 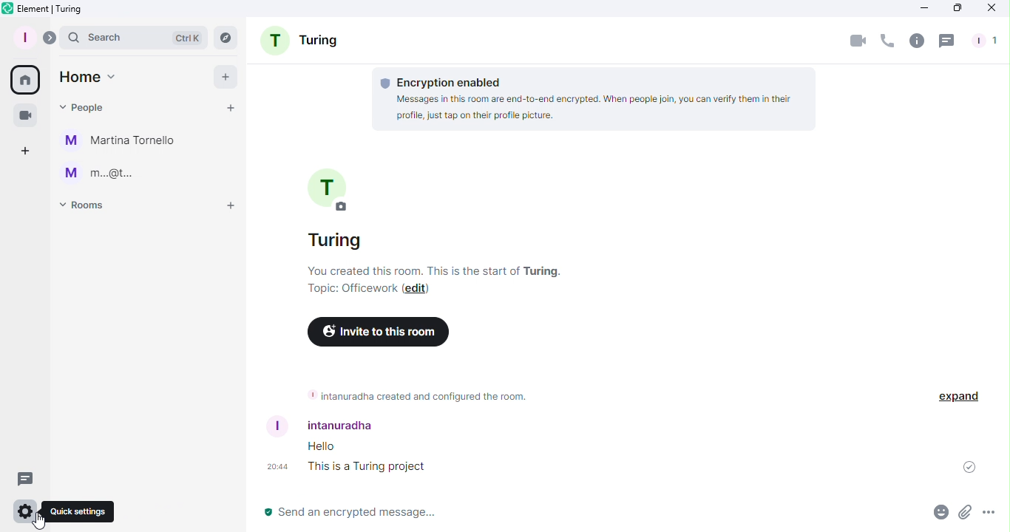 What do you see at coordinates (923, 9) in the screenshot?
I see `Minimize` at bounding box center [923, 9].